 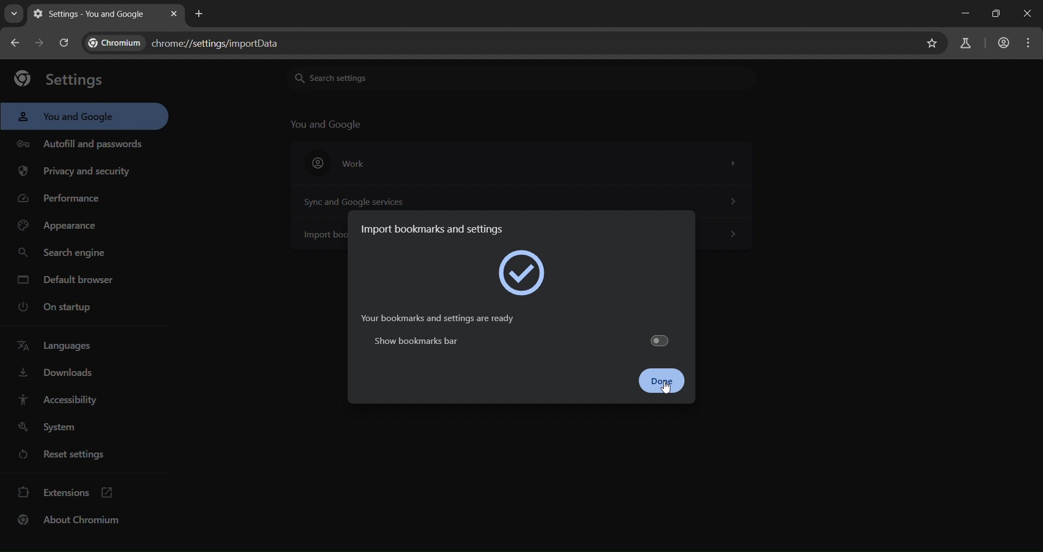 What do you see at coordinates (81, 140) in the screenshot?
I see `utofill and passwords` at bounding box center [81, 140].